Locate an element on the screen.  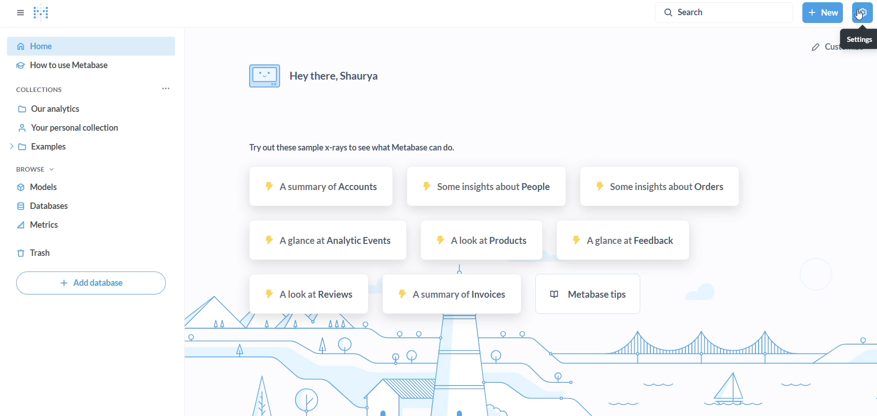
logo is located at coordinates (42, 13).